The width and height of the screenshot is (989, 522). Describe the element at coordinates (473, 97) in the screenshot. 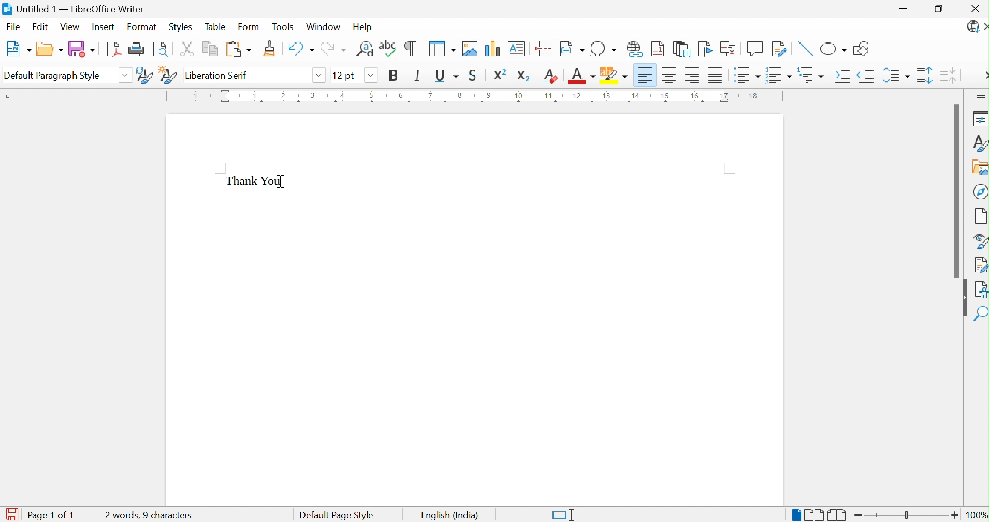

I see `Ruler` at that location.